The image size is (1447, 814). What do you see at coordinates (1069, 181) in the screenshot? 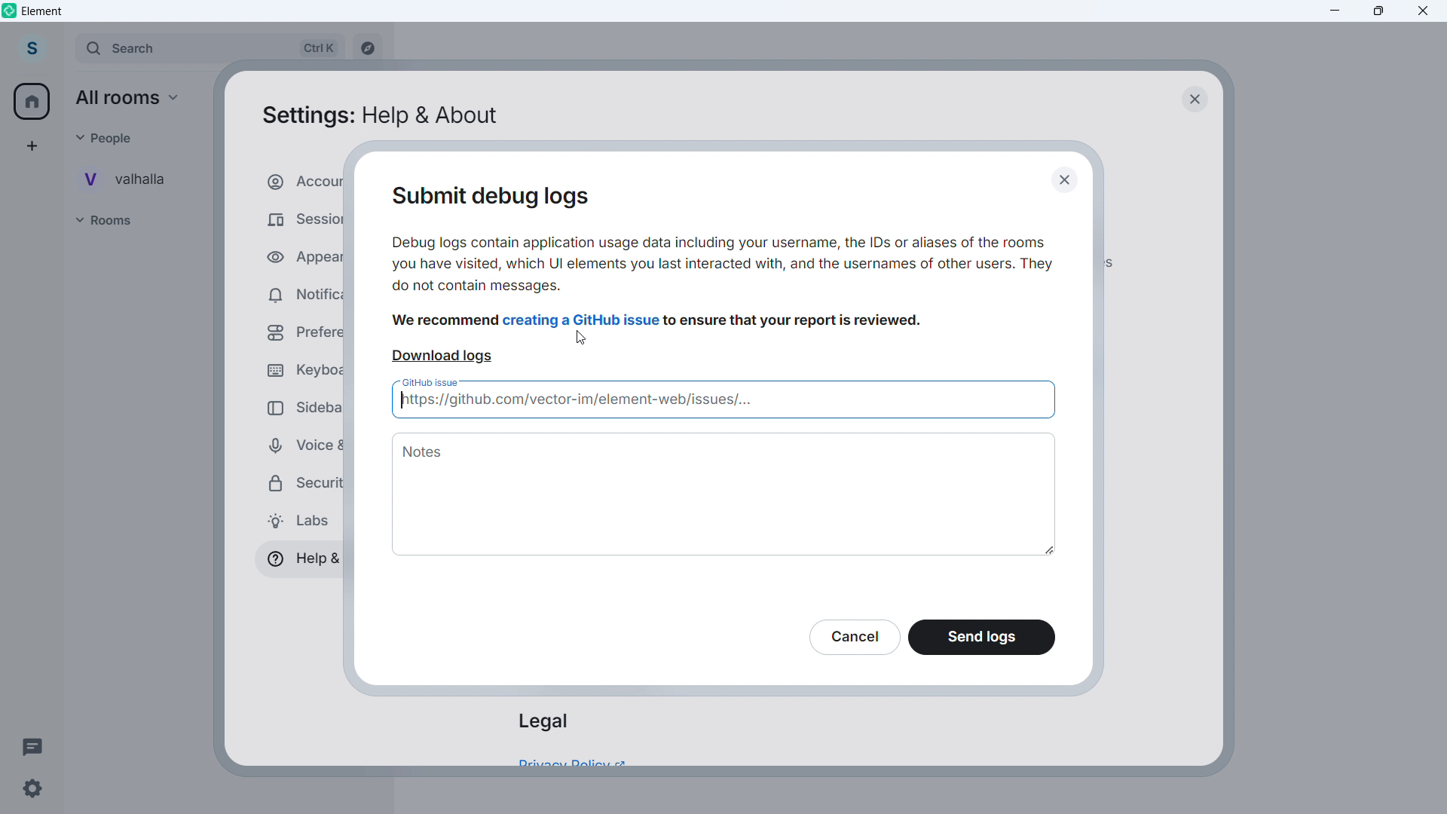
I see `Close ` at bounding box center [1069, 181].